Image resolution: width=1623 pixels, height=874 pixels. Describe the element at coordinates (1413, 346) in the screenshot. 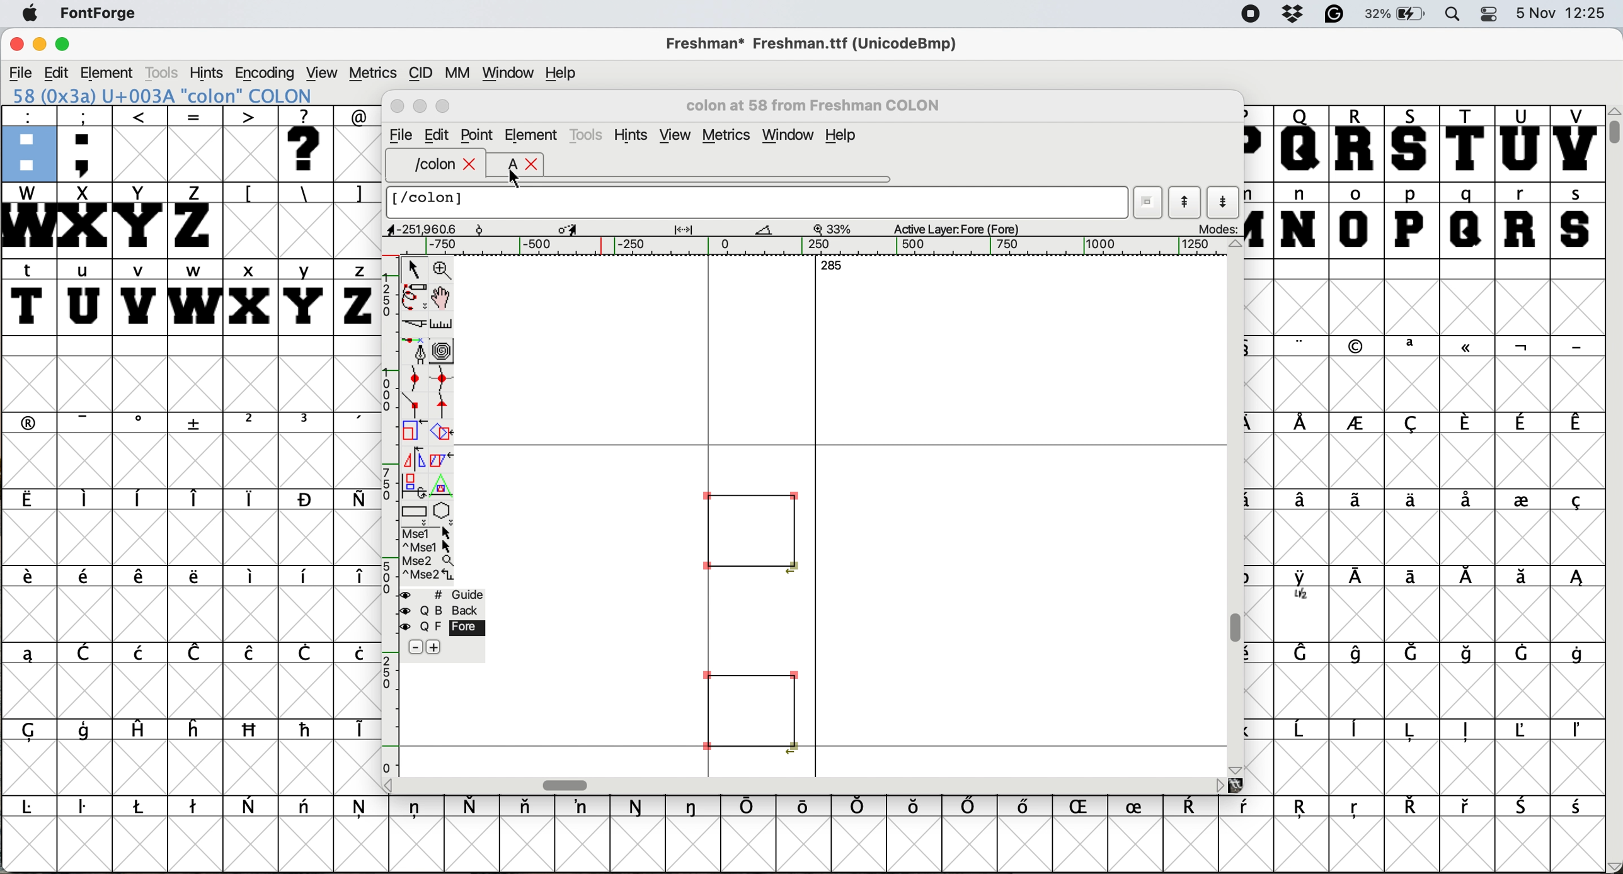

I see `symbol` at that location.